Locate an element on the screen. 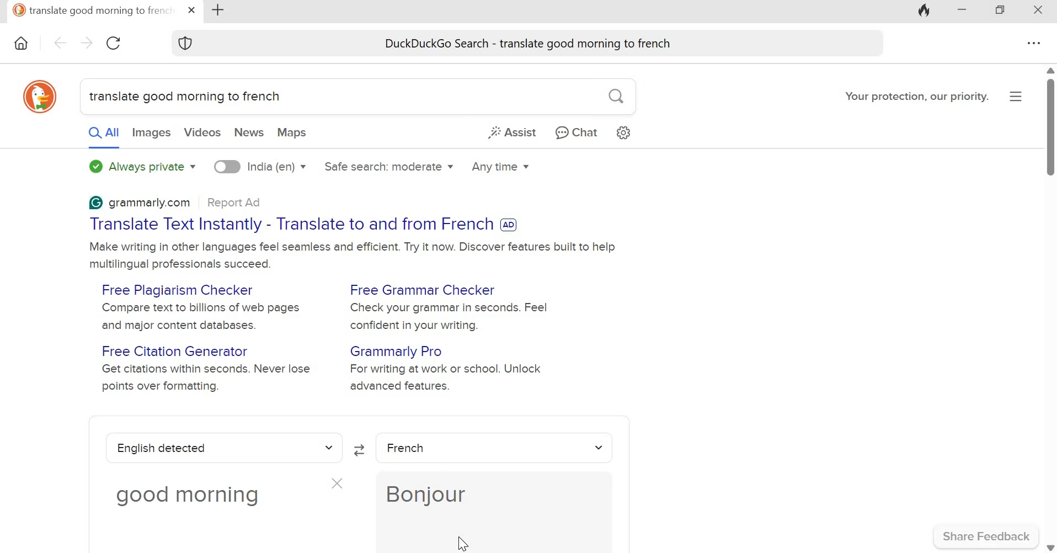  Share Feedback is located at coordinates (985, 536).